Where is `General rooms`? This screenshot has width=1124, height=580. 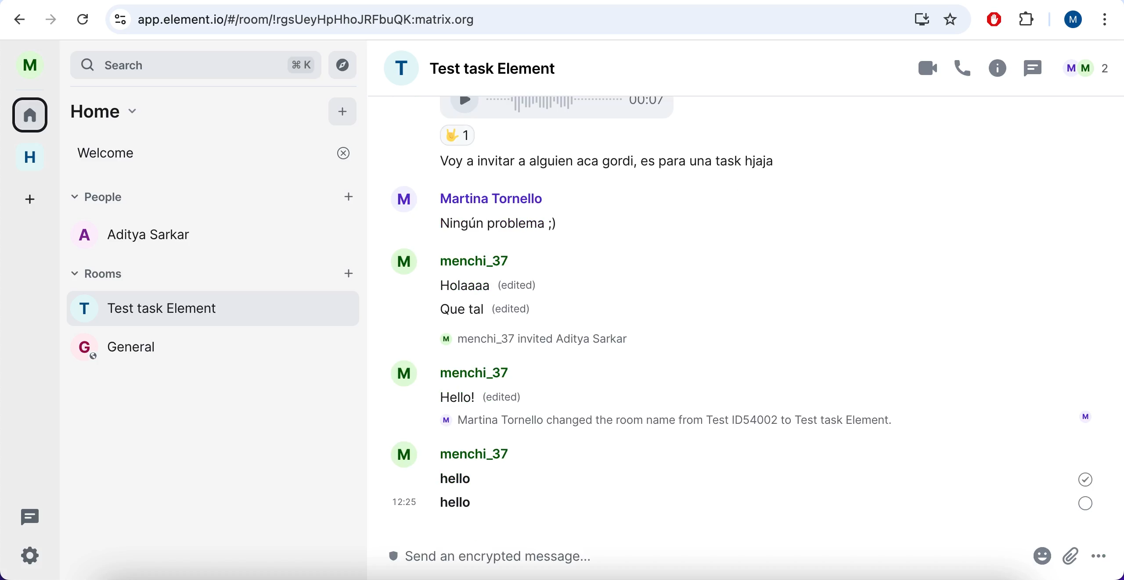 General rooms is located at coordinates (213, 347).